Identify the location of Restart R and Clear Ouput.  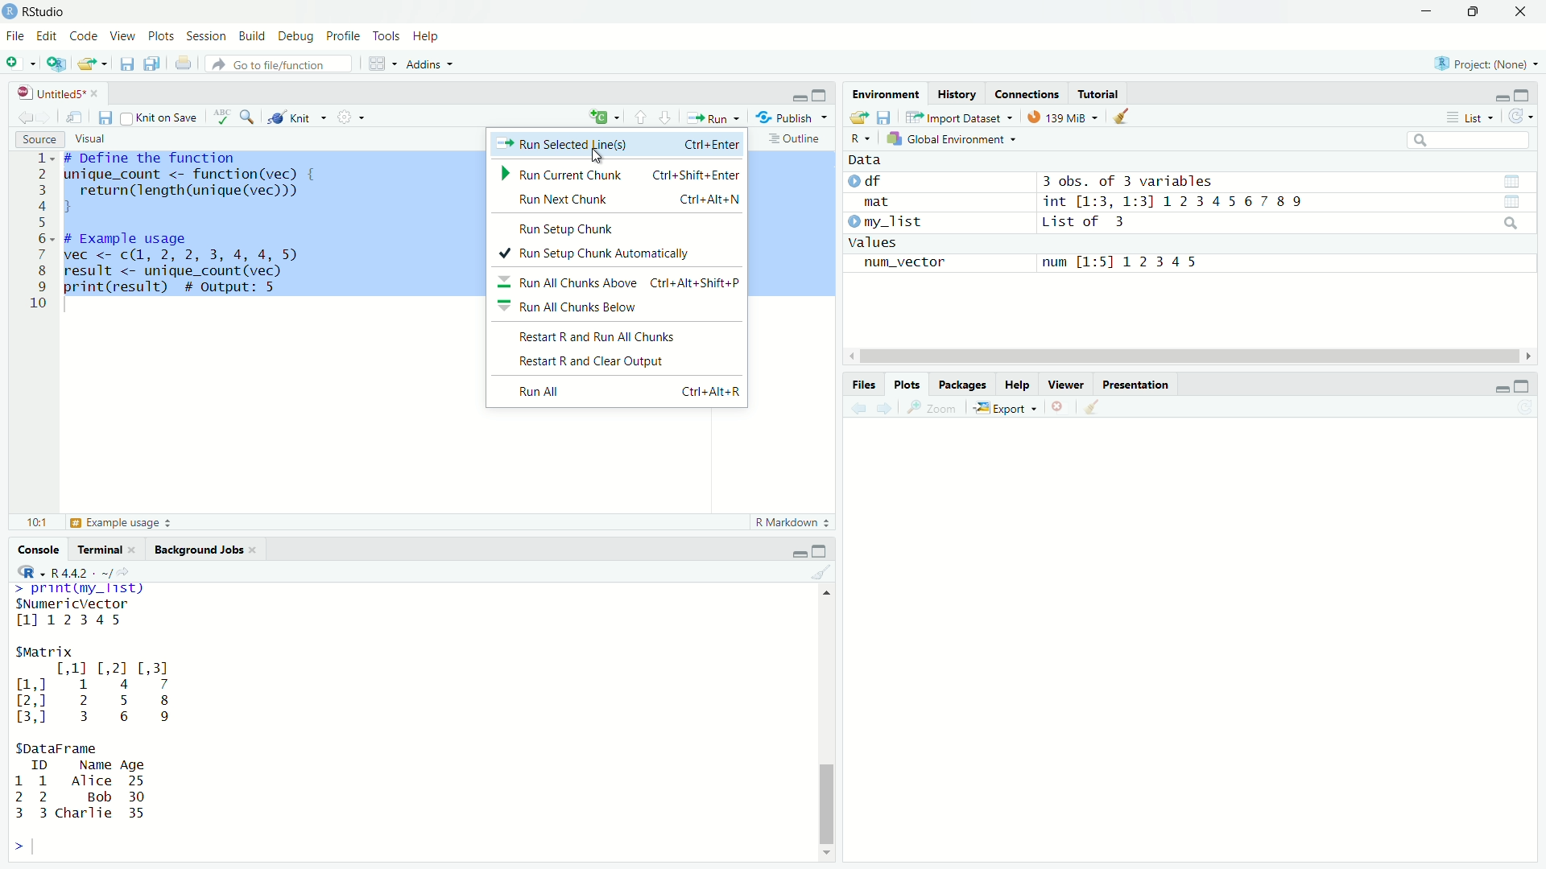
(592, 360).